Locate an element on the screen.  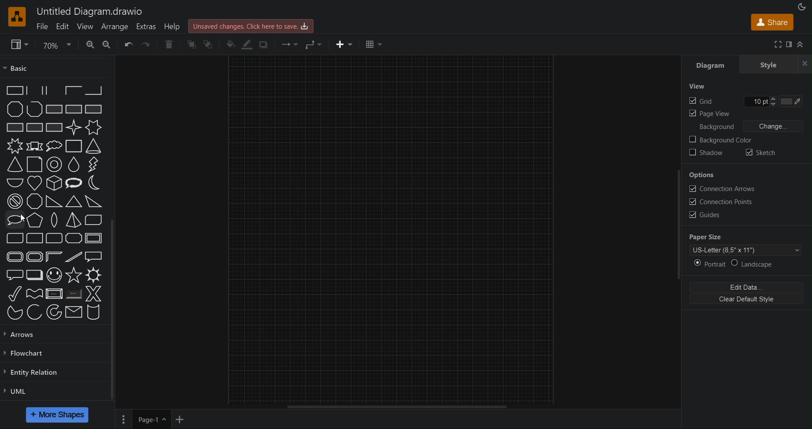
Unsaved changes. Click here to save. is located at coordinates (251, 26).